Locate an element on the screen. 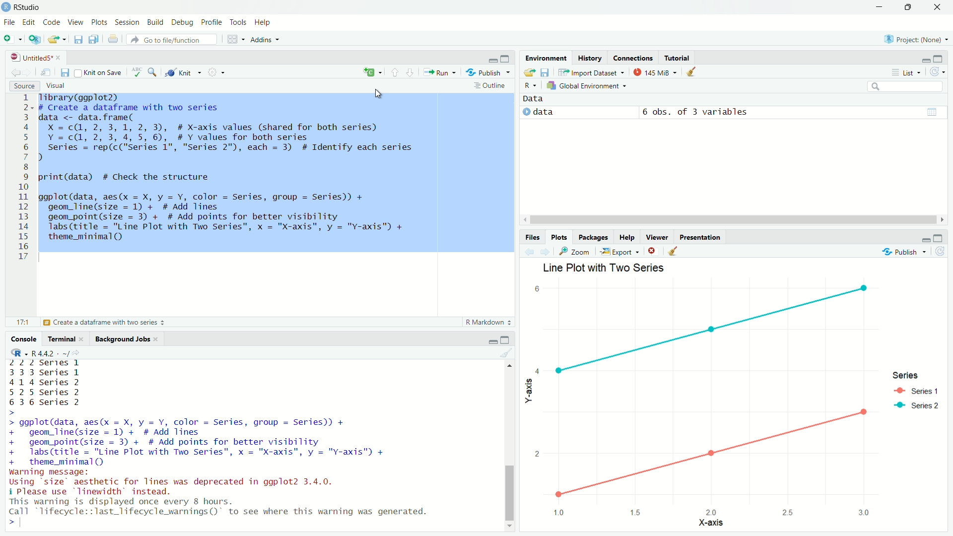  Go back to the previous source selection is located at coordinates (673, 251).